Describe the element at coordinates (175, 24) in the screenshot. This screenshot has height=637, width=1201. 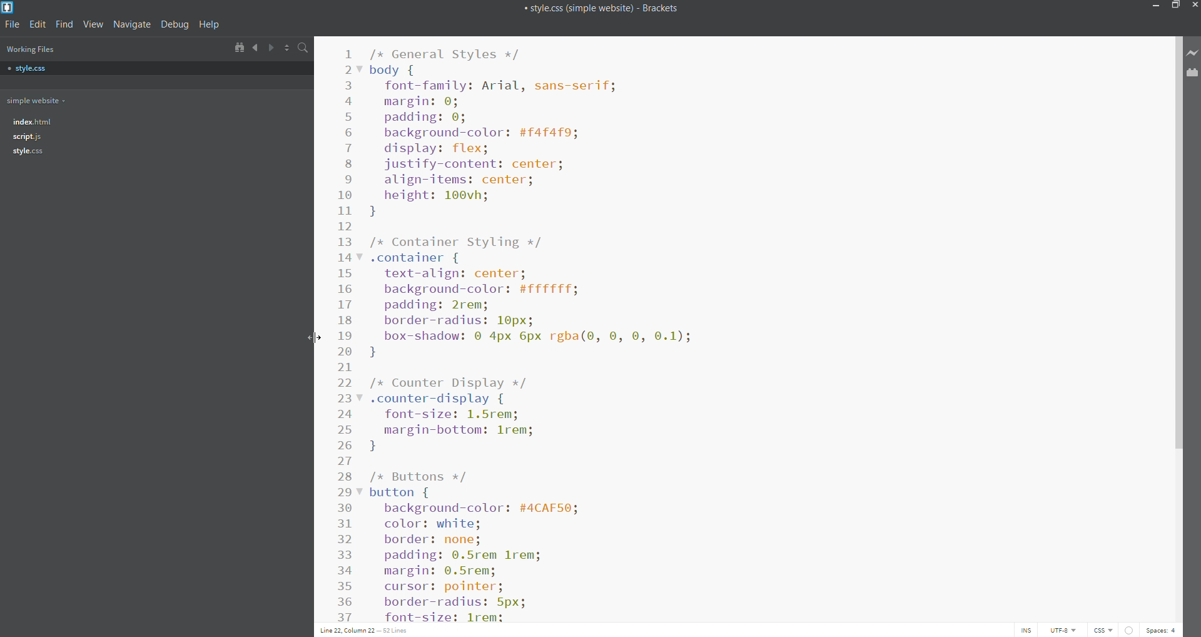
I see `debug` at that location.